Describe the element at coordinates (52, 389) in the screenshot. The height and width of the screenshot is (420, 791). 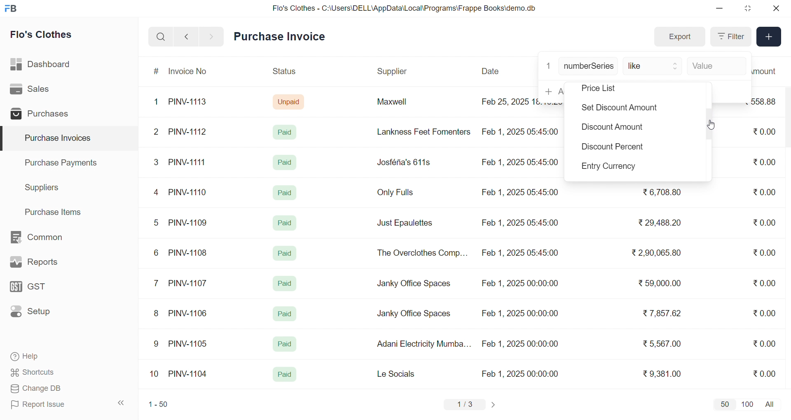
I see `Change DB` at that location.